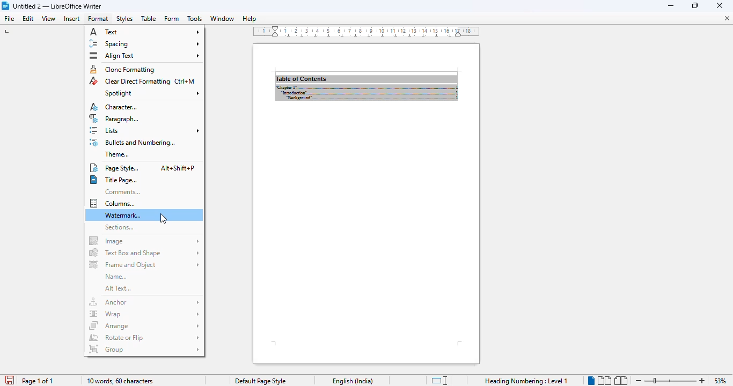 Image resolution: width=733 pixels, height=386 pixels. What do you see at coordinates (727, 20) in the screenshot?
I see `close` at bounding box center [727, 20].